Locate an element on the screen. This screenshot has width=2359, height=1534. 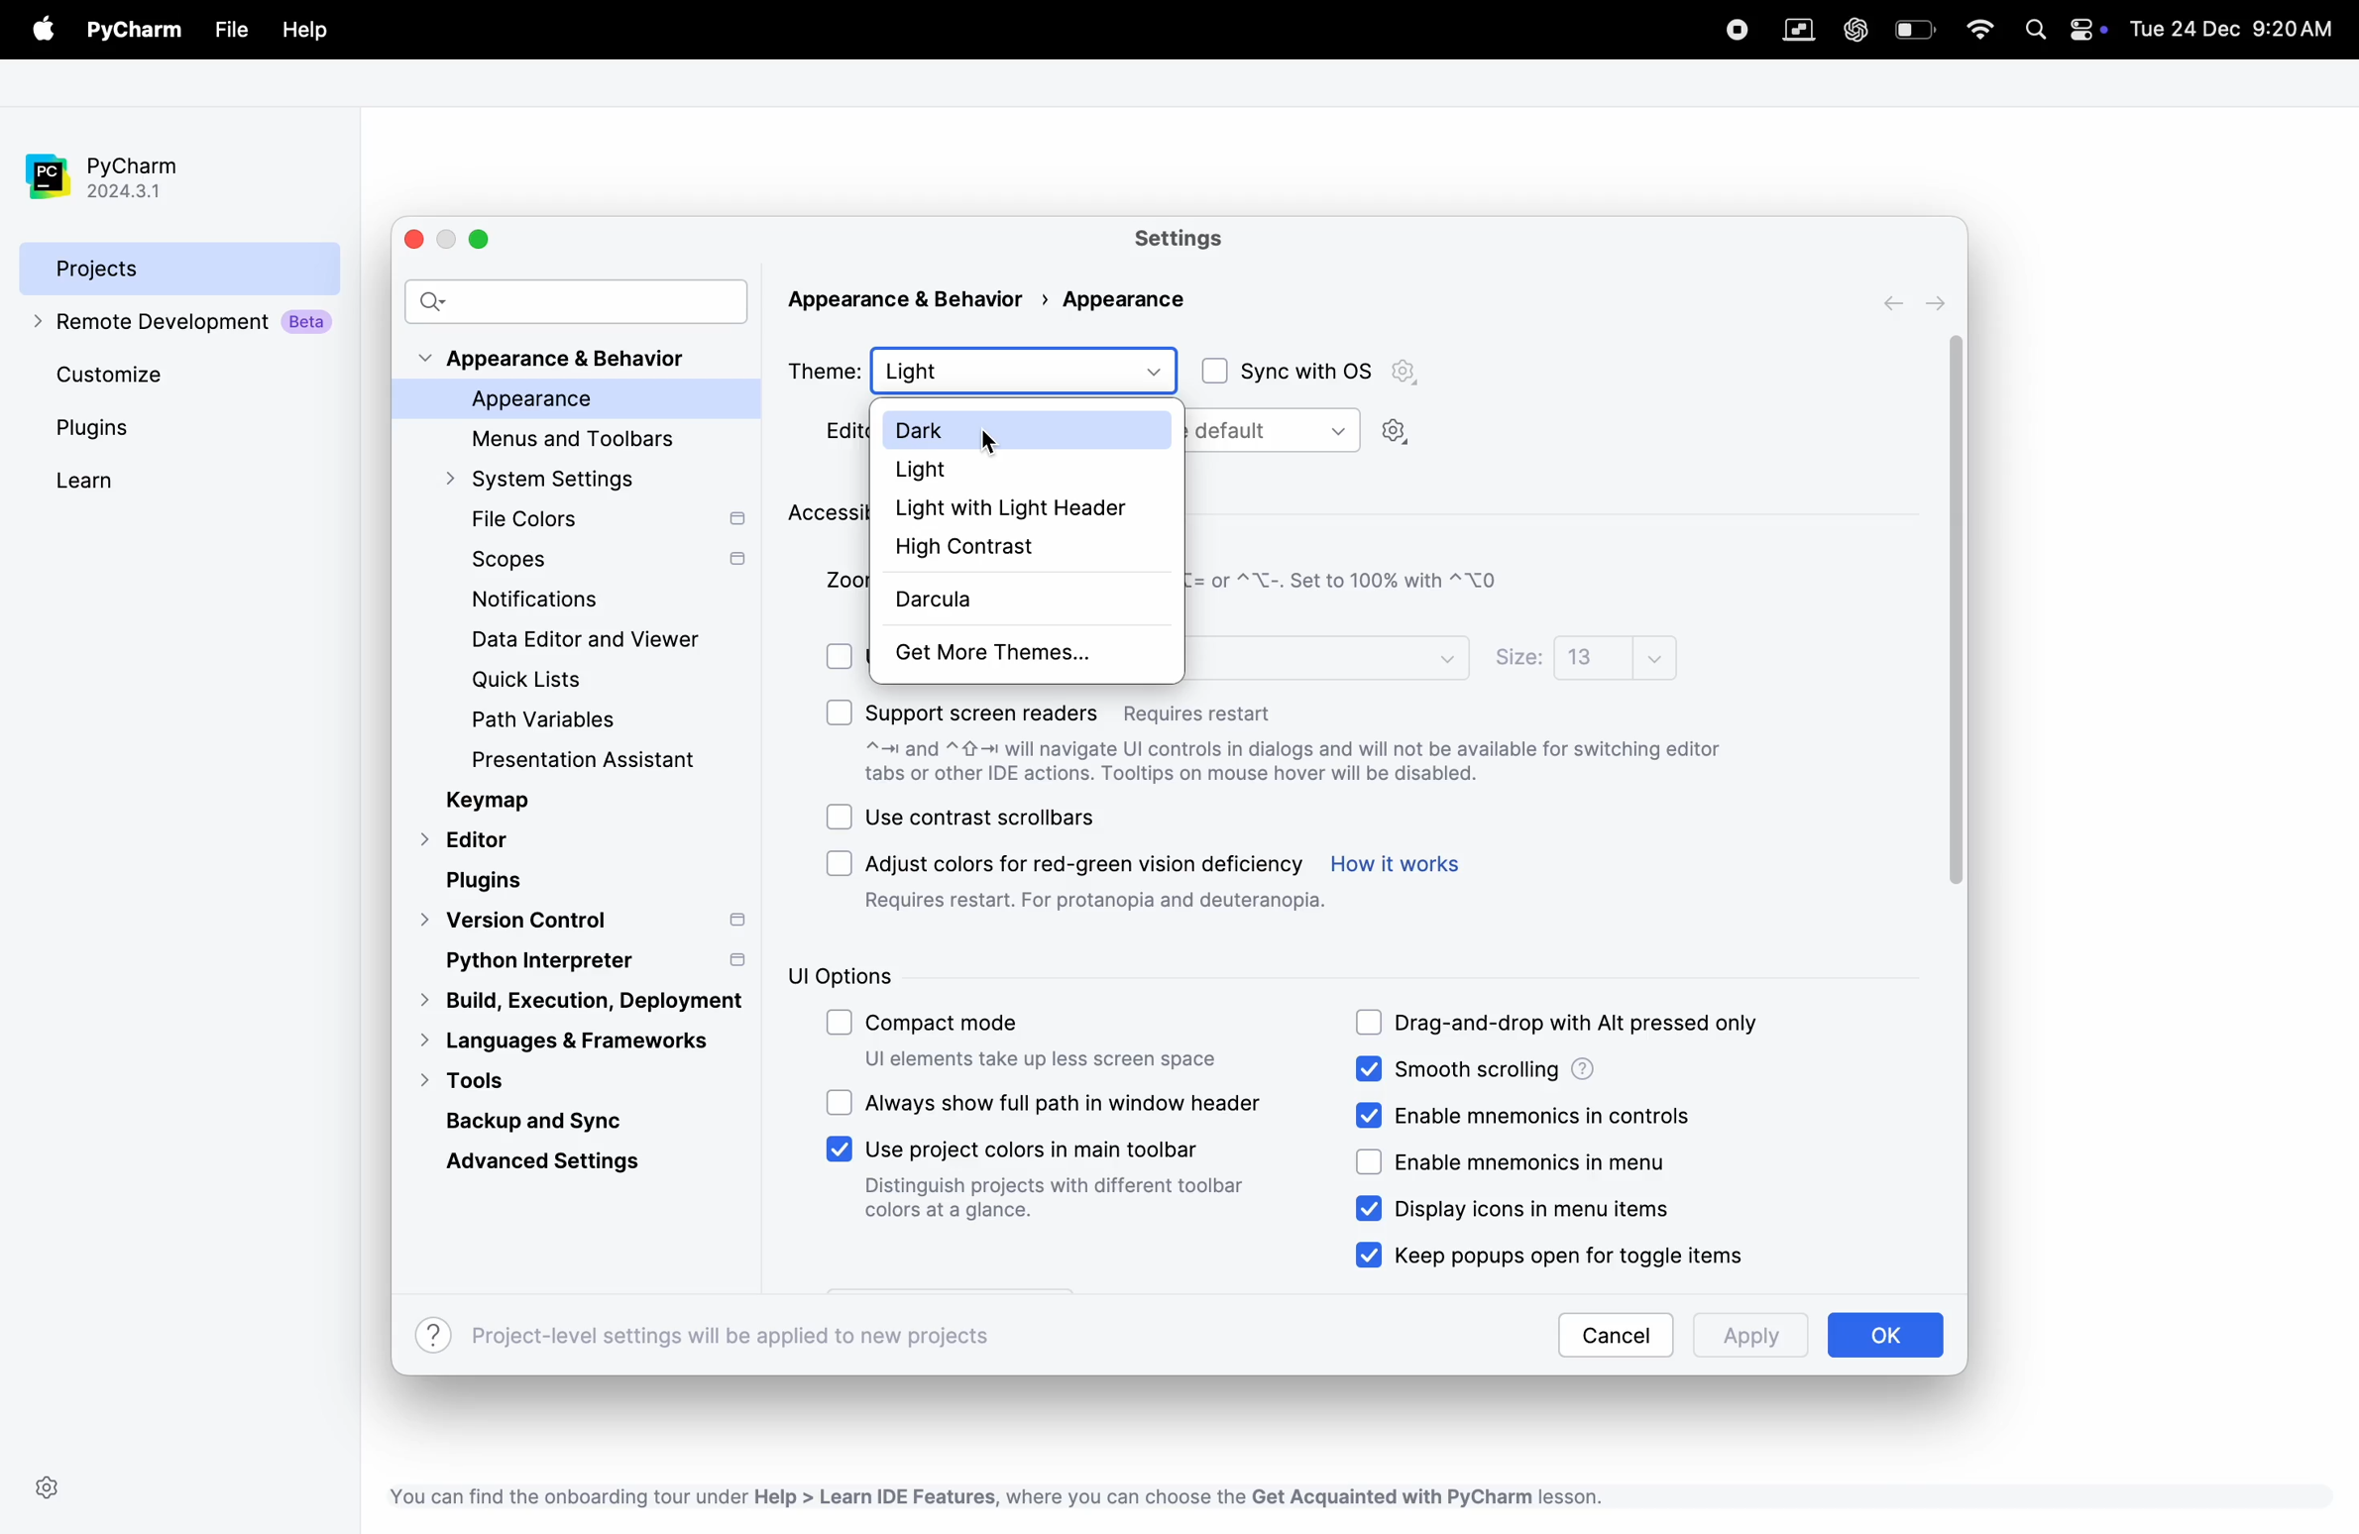
settings is located at coordinates (1397, 434).